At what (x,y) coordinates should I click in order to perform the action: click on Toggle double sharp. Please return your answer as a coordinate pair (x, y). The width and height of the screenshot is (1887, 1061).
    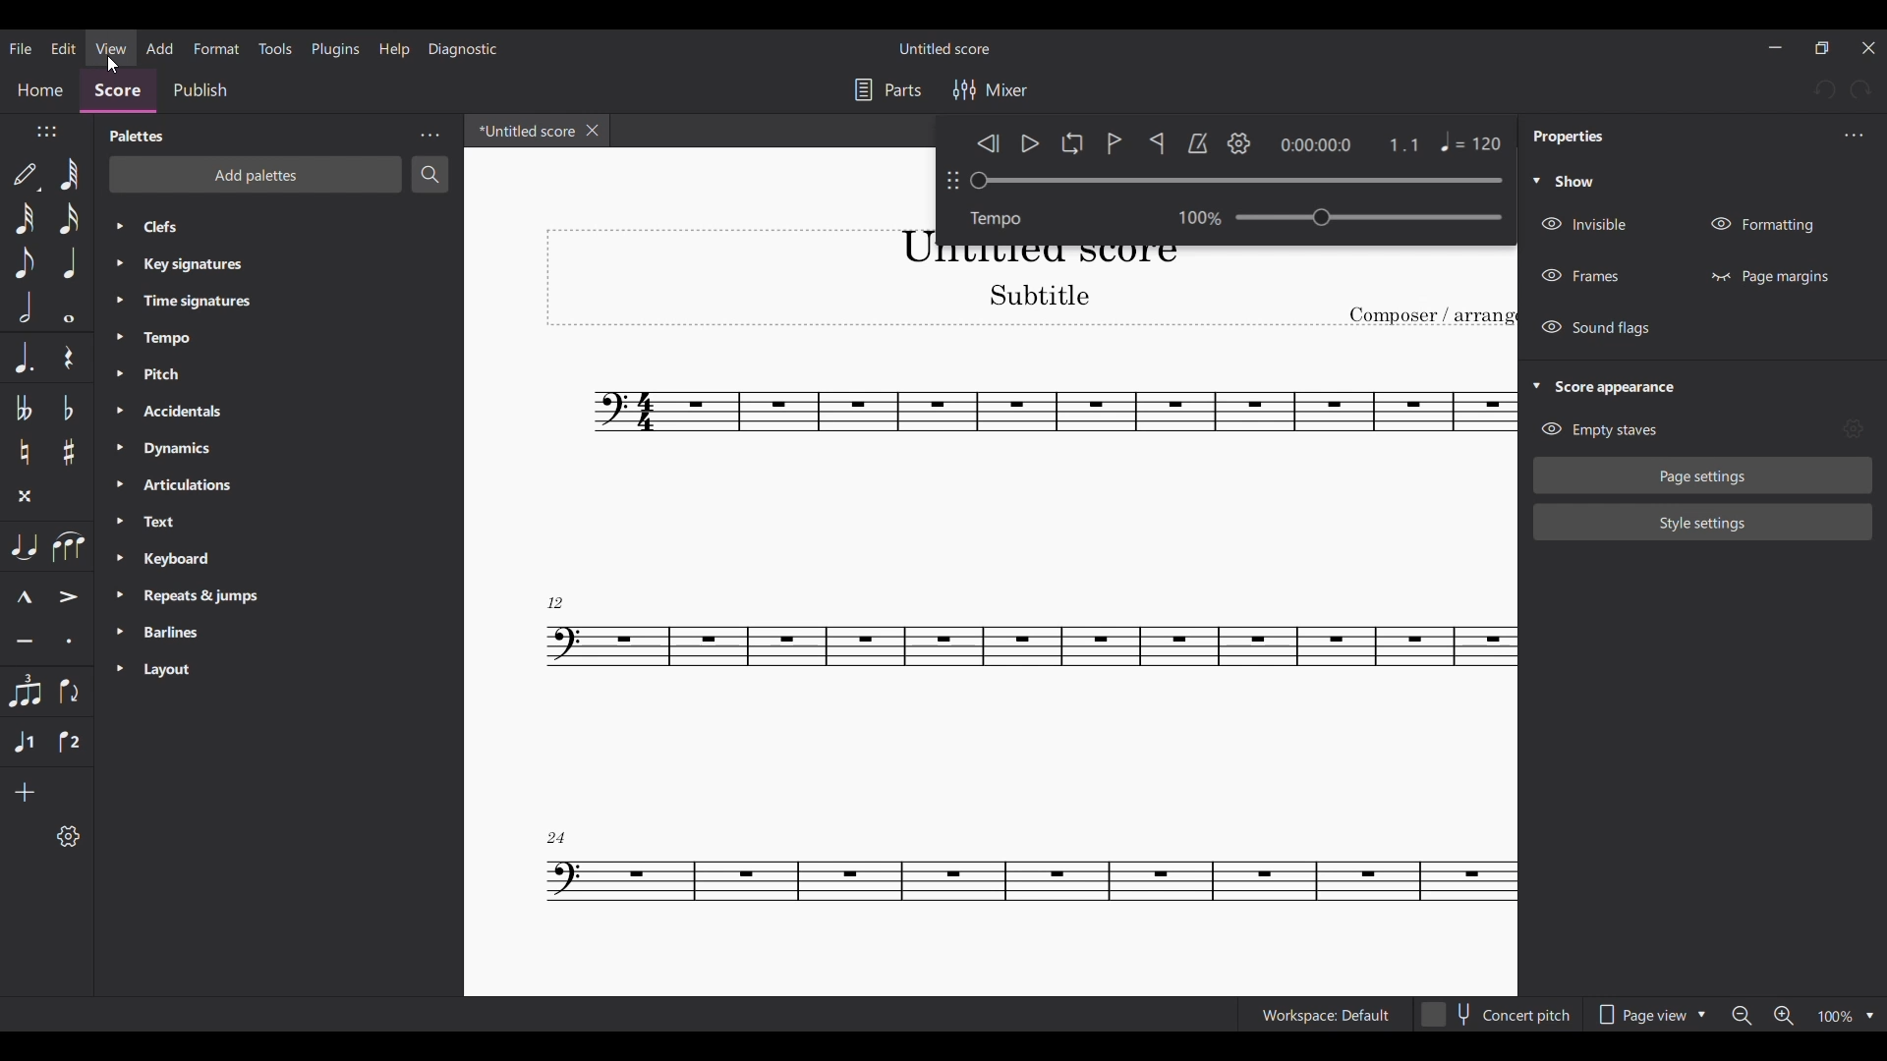
    Looking at the image, I should click on (25, 496).